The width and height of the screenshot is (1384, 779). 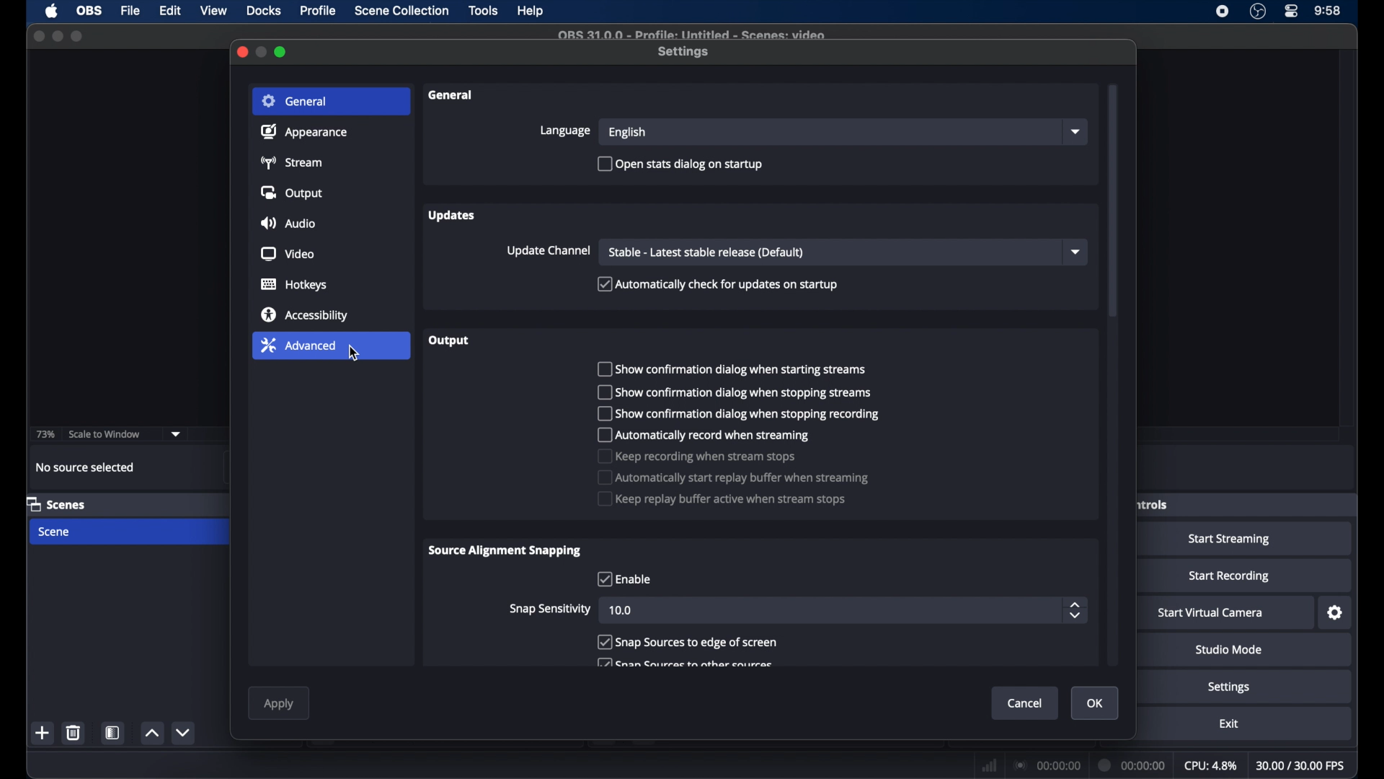 What do you see at coordinates (1048, 764) in the screenshot?
I see `connection` at bounding box center [1048, 764].